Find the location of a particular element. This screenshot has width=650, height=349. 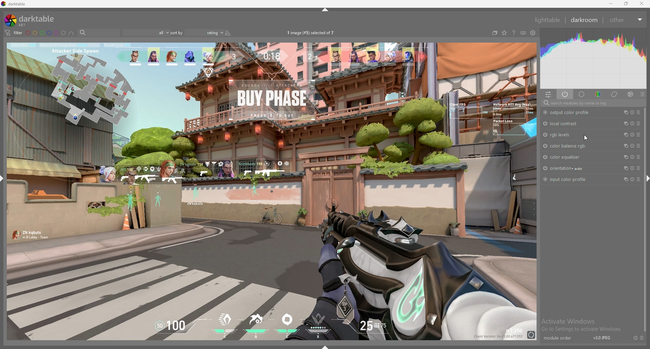

collapse grouped images is located at coordinates (495, 33).